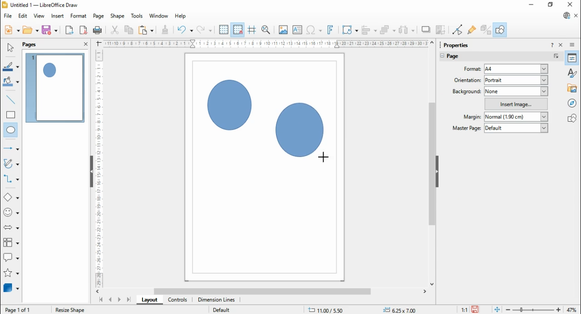  Describe the element at coordinates (517, 103) in the screenshot. I see `insert image` at that location.